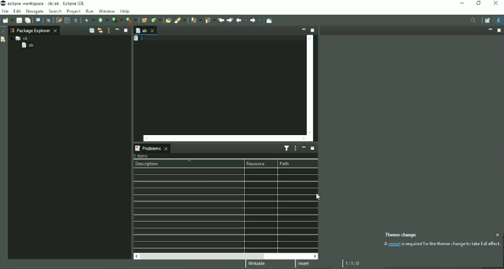 The width and height of the screenshot is (504, 269). I want to click on Search, so click(56, 12).